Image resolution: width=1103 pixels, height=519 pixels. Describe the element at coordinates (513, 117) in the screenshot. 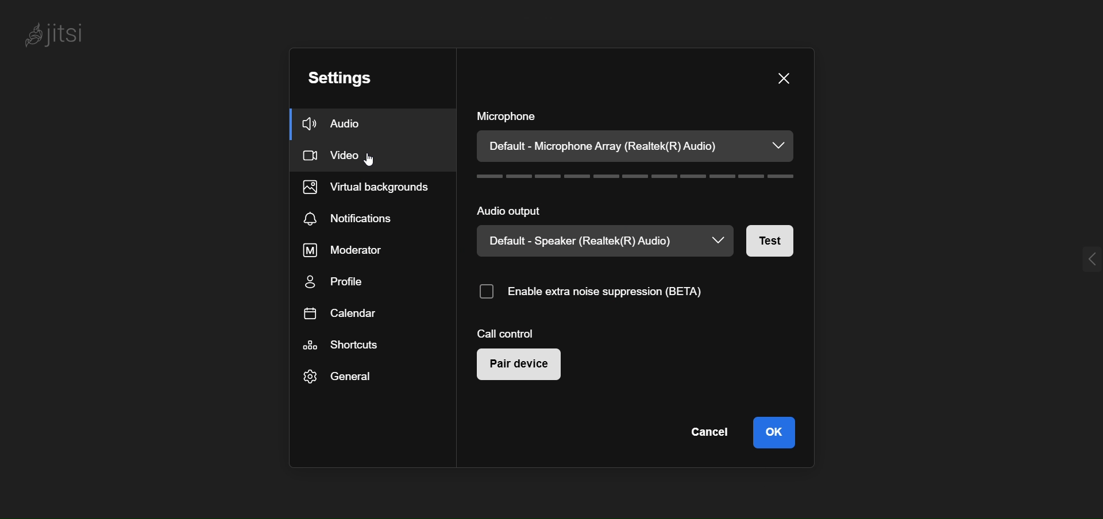

I see `microphone` at that location.